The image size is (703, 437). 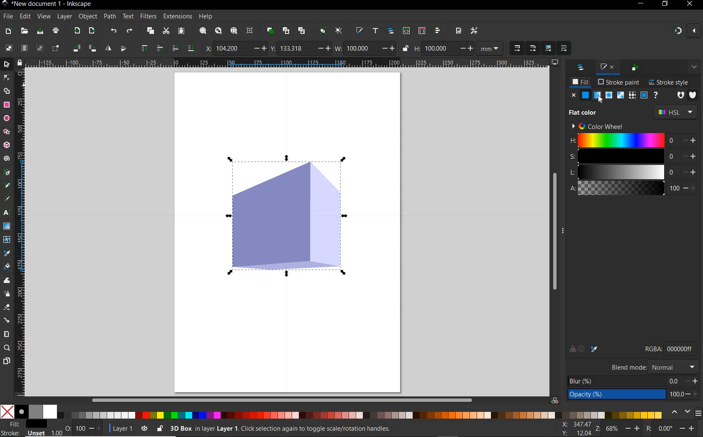 What do you see at coordinates (8, 348) in the screenshot?
I see `ZOOM TOOL` at bounding box center [8, 348].